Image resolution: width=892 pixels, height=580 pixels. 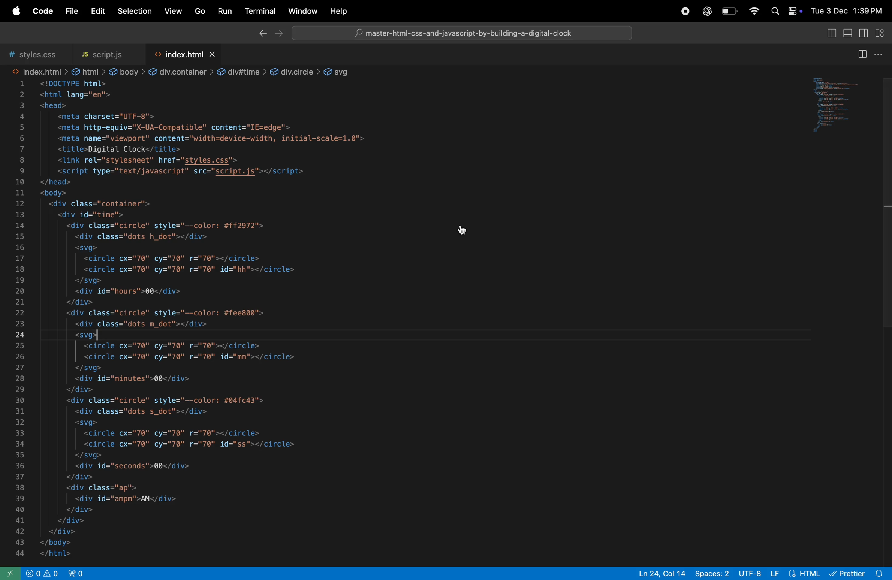 I want to click on cursor, so click(x=462, y=230).